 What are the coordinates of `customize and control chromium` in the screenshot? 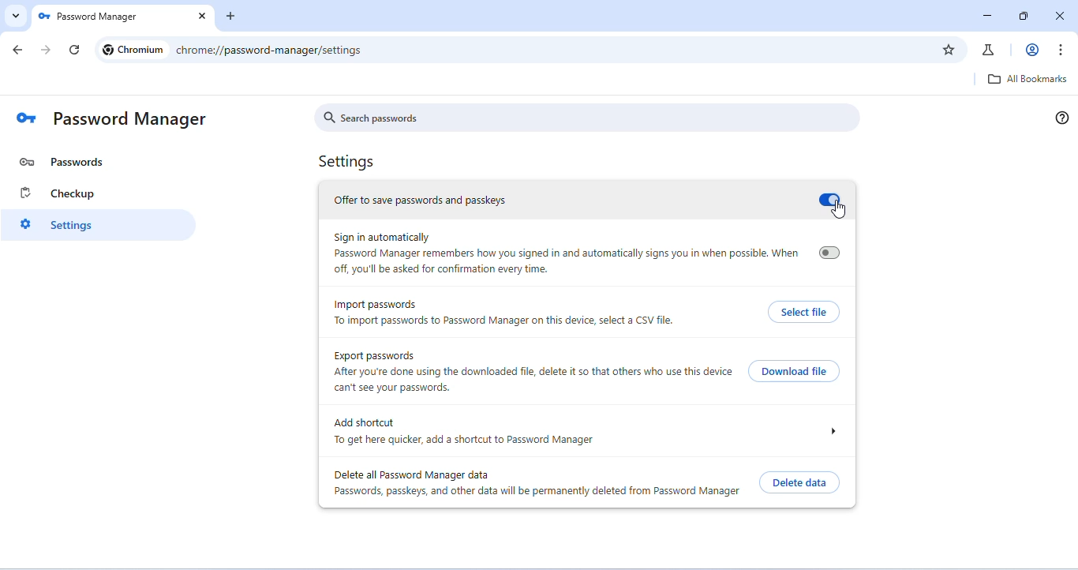 It's located at (1061, 51).